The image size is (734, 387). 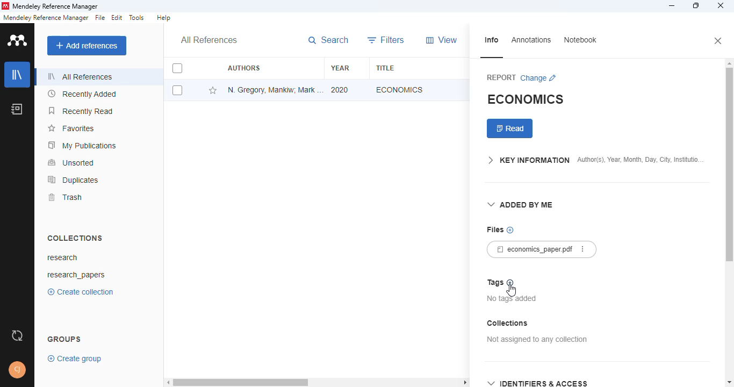 What do you see at coordinates (340, 89) in the screenshot?
I see `2020` at bounding box center [340, 89].